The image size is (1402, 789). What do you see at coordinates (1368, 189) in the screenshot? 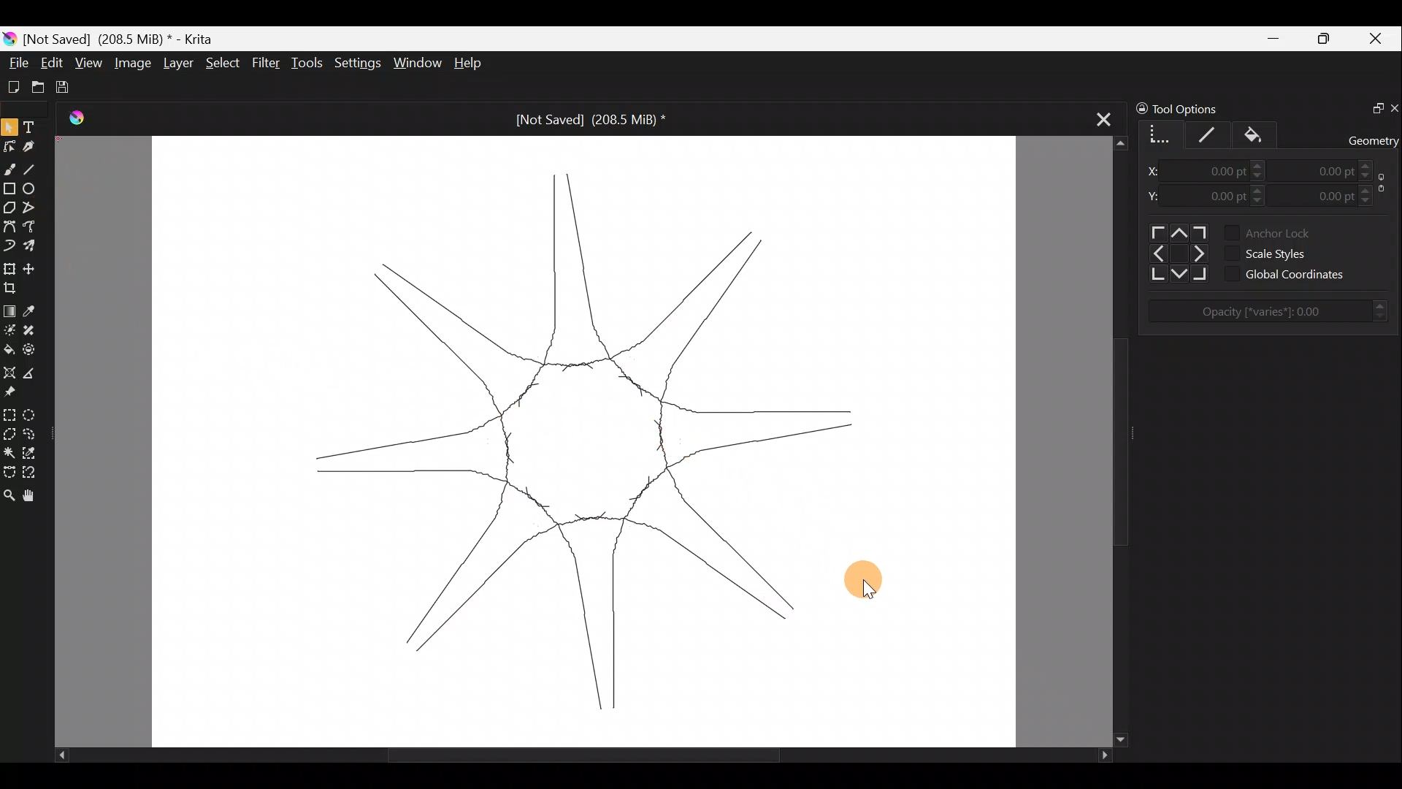
I see `Increase` at bounding box center [1368, 189].